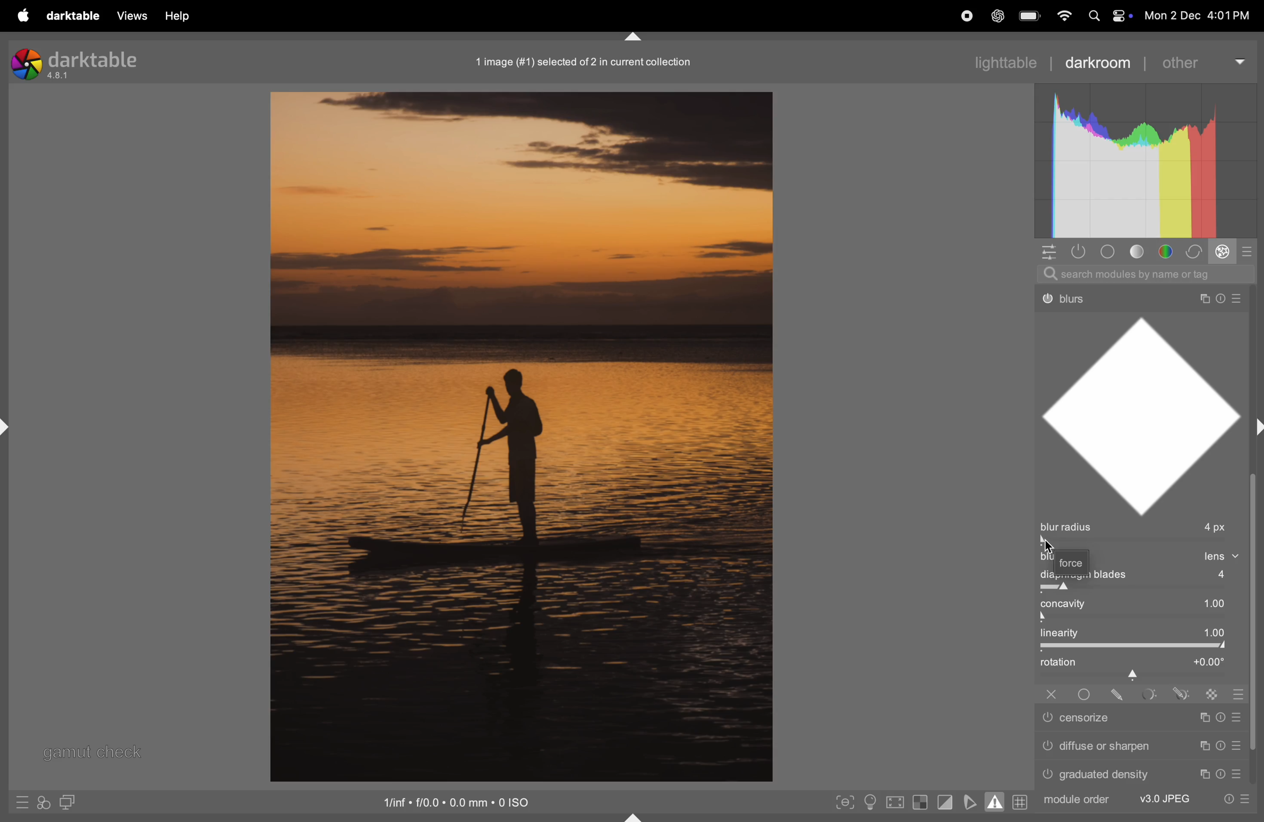 The height and width of the screenshot is (822, 1264). Describe the element at coordinates (1201, 61) in the screenshot. I see `other` at that location.